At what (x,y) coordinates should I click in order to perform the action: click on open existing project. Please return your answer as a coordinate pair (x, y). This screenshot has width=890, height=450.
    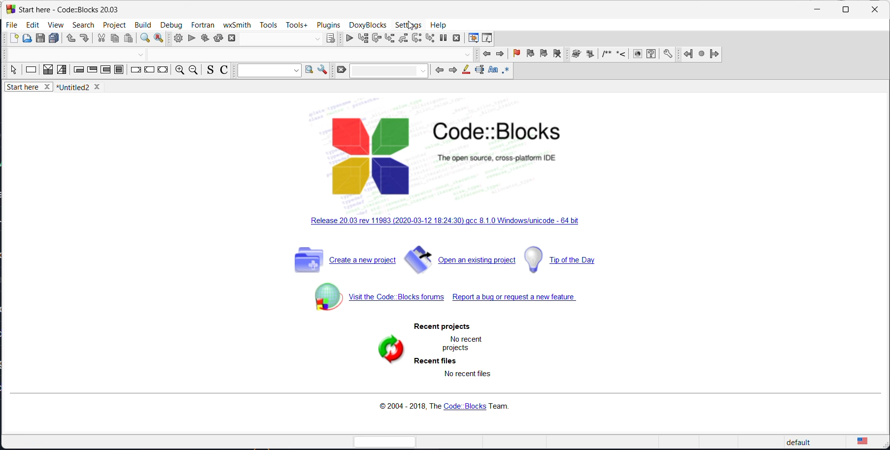
    Looking at the image, I should click on (460, 262).